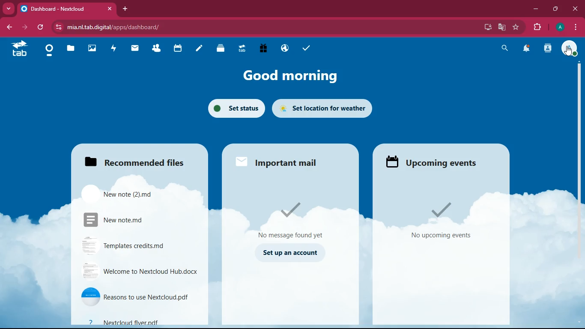 Image resolution: width=585 pixels, height=329 pixels. What do you see at coordinates (296, 220) in the screenshot?
I see `message` at bounding box center [296, 220].